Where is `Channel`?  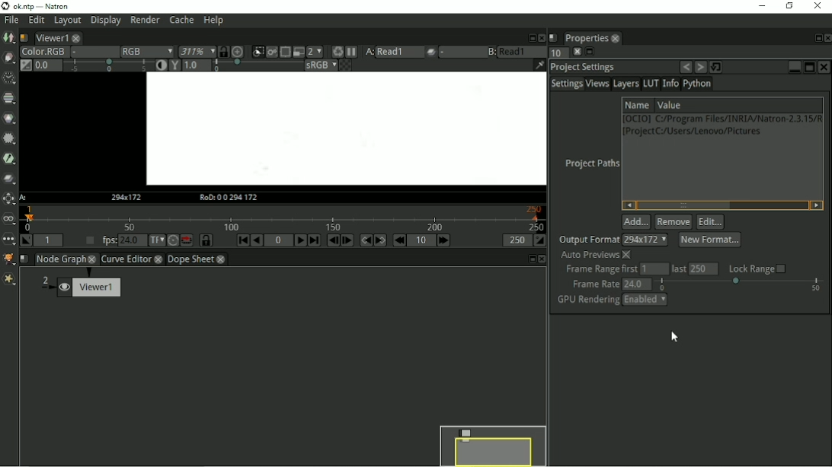 Channel is located at coordinates (9, 99).